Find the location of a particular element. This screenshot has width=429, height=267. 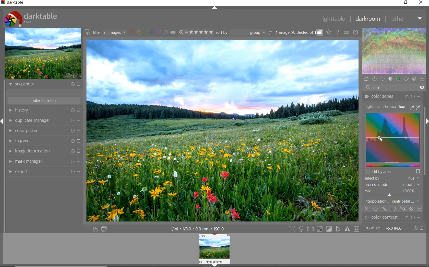

restore is located at coordinates (407, 3).